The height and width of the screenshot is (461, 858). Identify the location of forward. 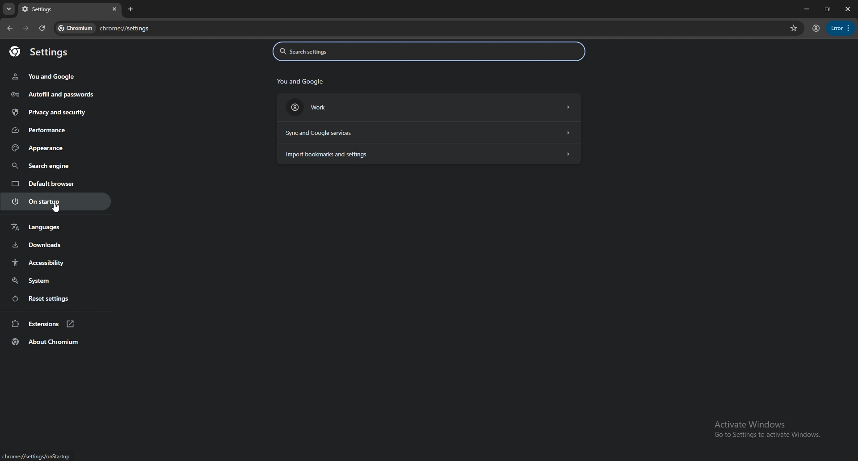
(26, 29).